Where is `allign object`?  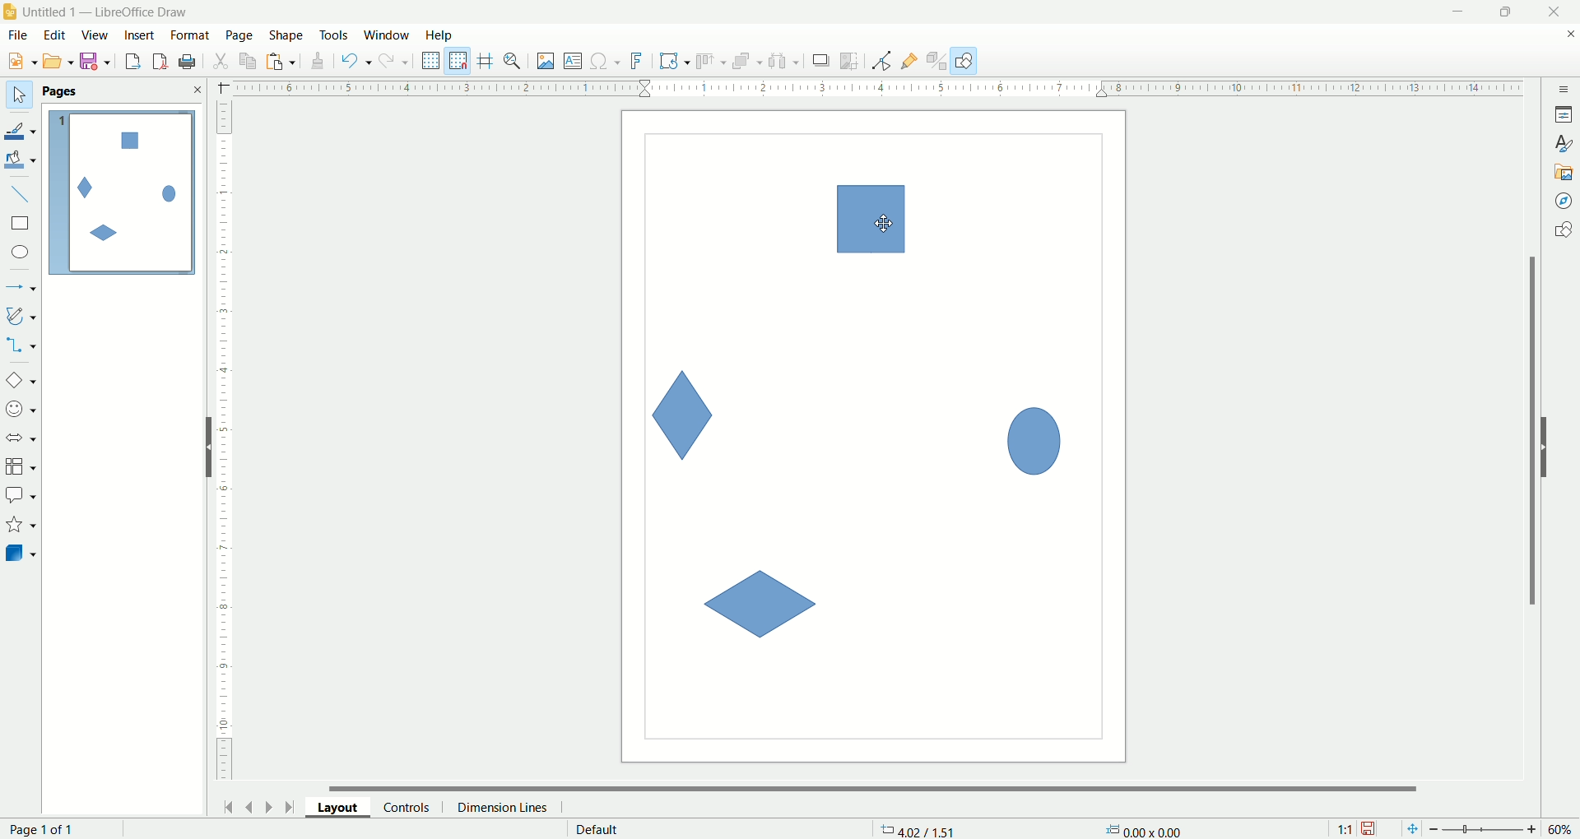
allign object is located at coordinates (712, 62).